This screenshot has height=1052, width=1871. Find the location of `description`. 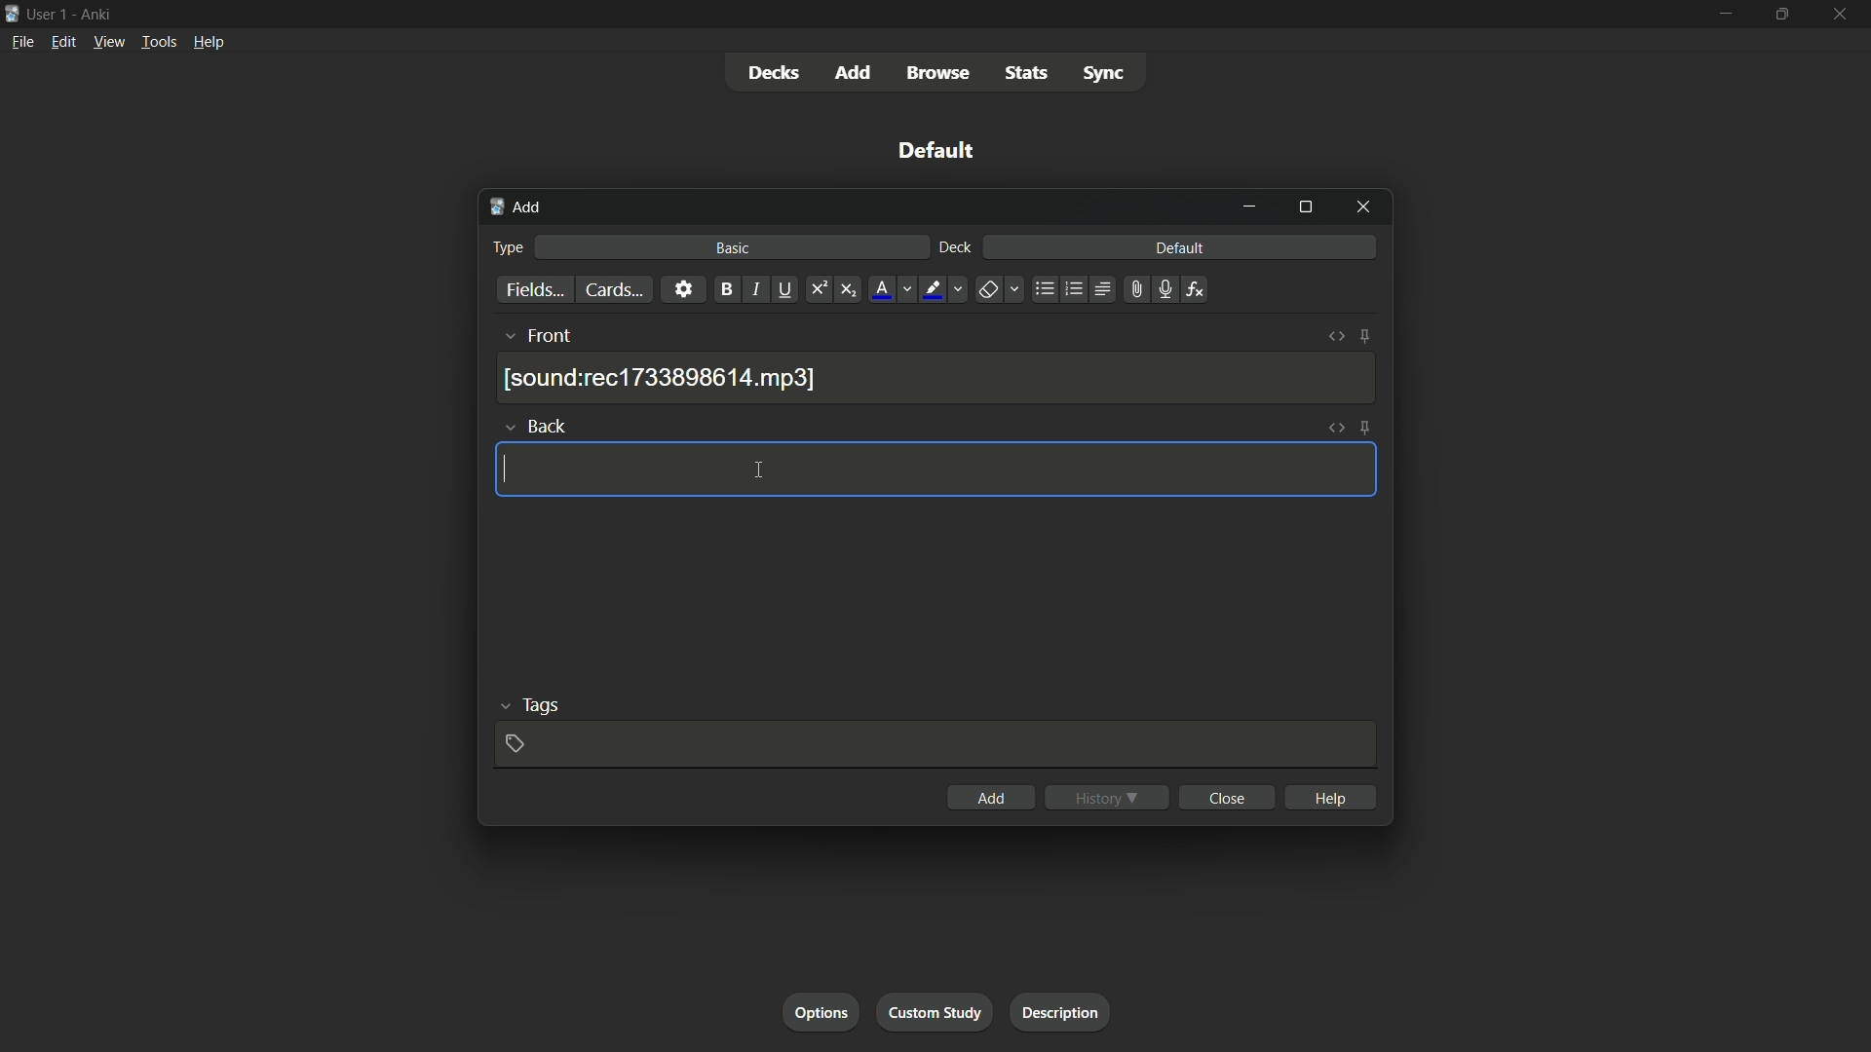

description is located at coordinates (1065, 1014).